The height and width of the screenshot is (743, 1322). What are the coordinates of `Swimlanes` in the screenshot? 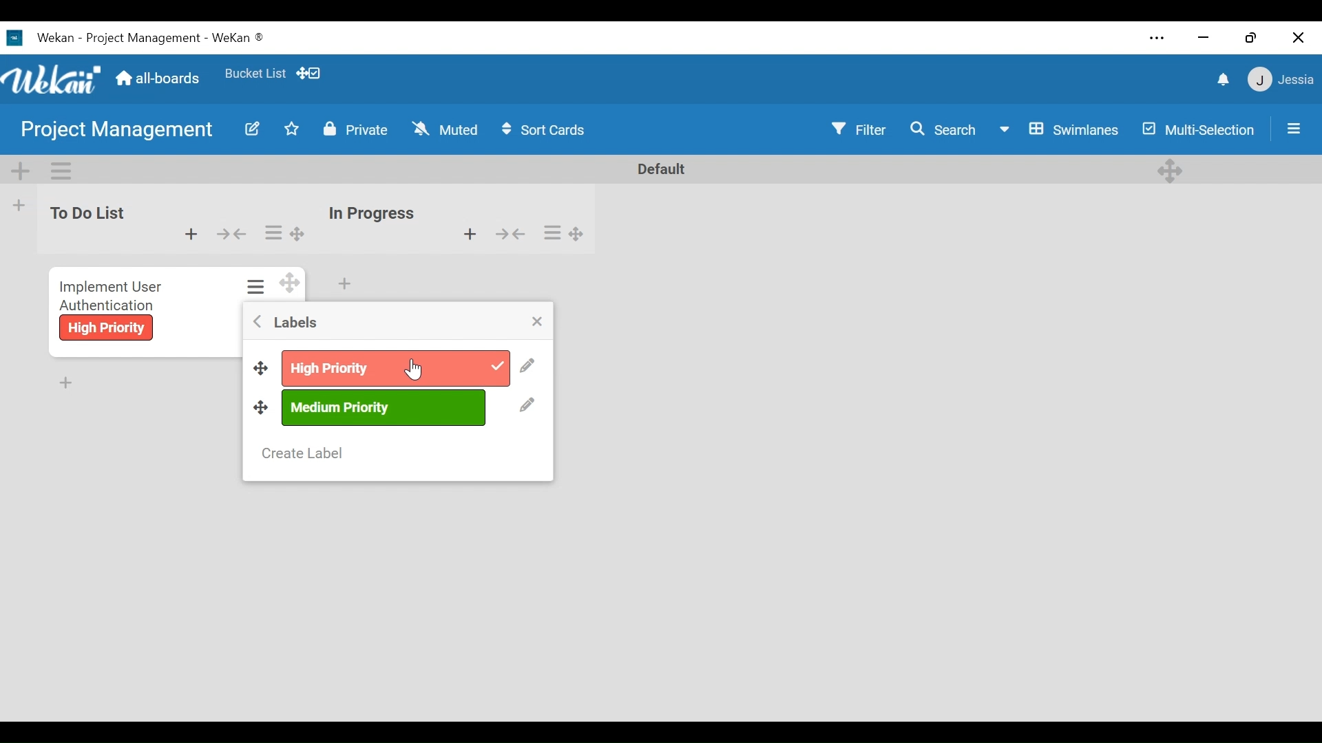 It's located at (1059, 128).